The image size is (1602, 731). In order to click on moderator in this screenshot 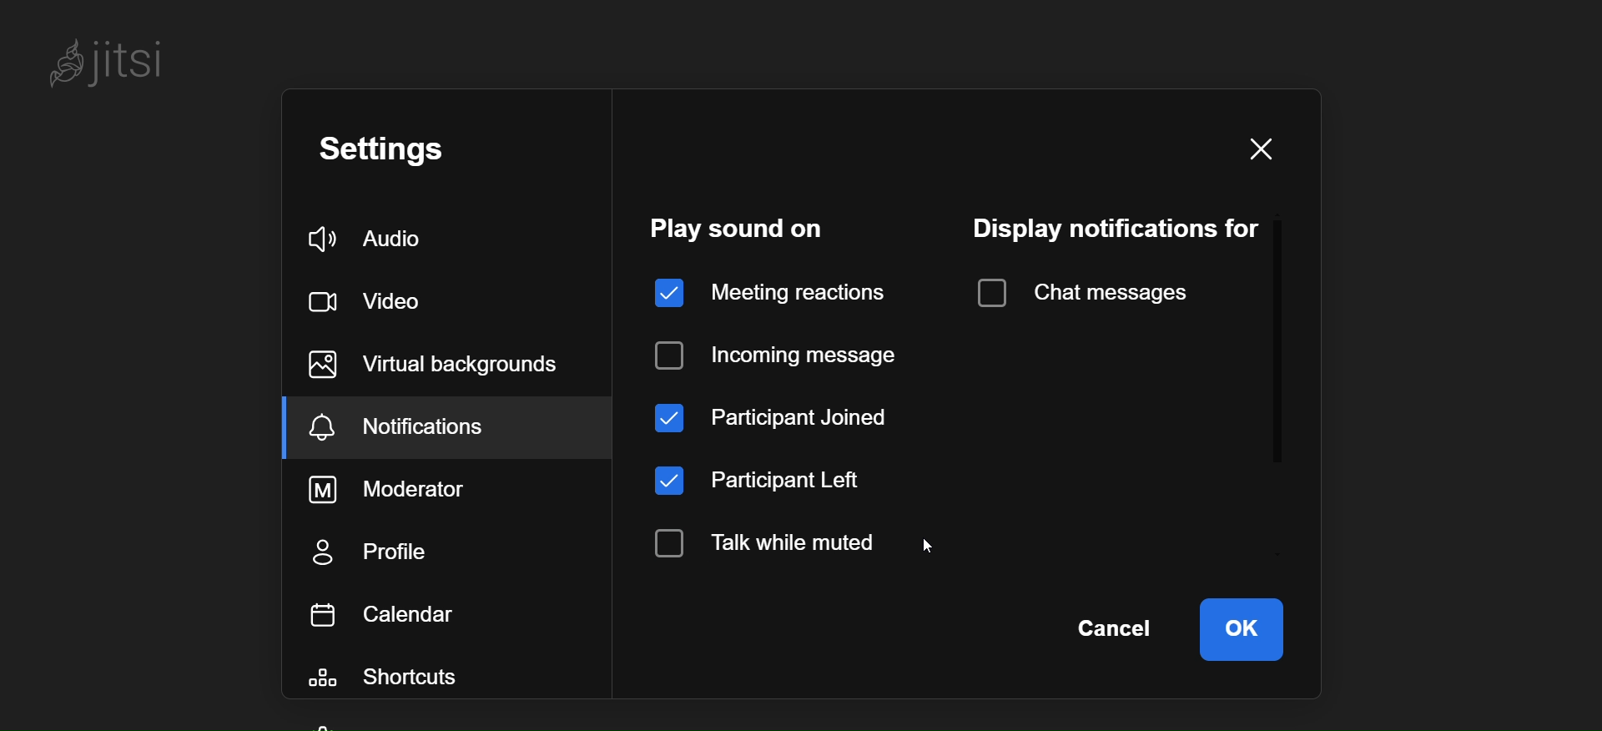, I will do `click(391, 490)`.